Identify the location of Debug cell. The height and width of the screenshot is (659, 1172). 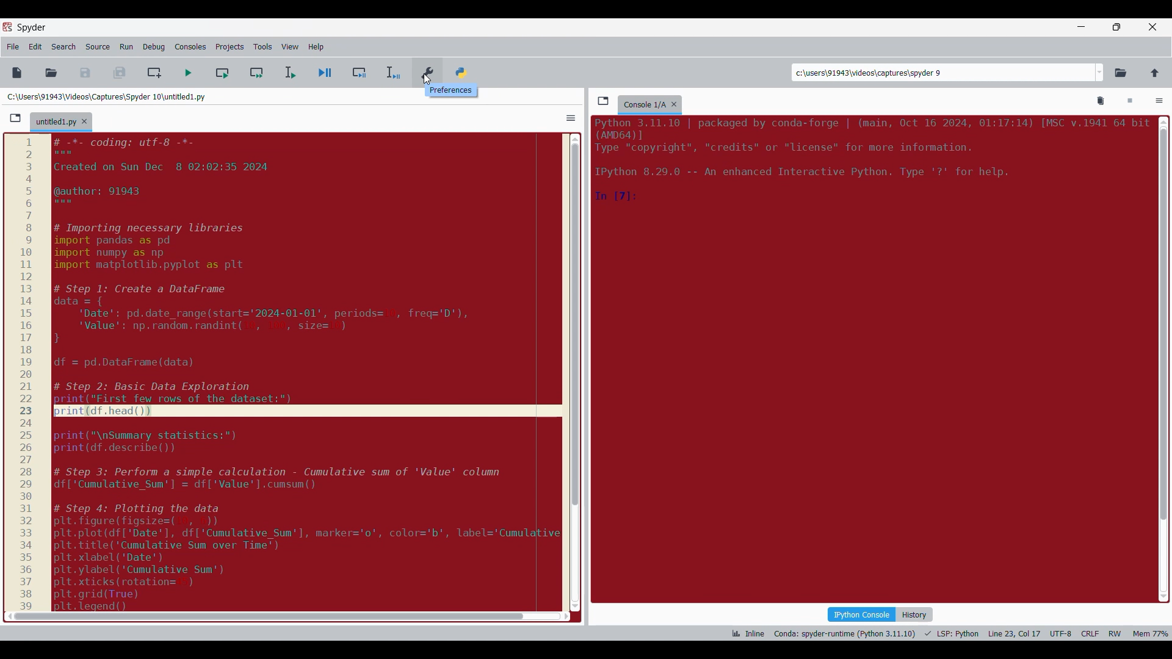
(360, 73).